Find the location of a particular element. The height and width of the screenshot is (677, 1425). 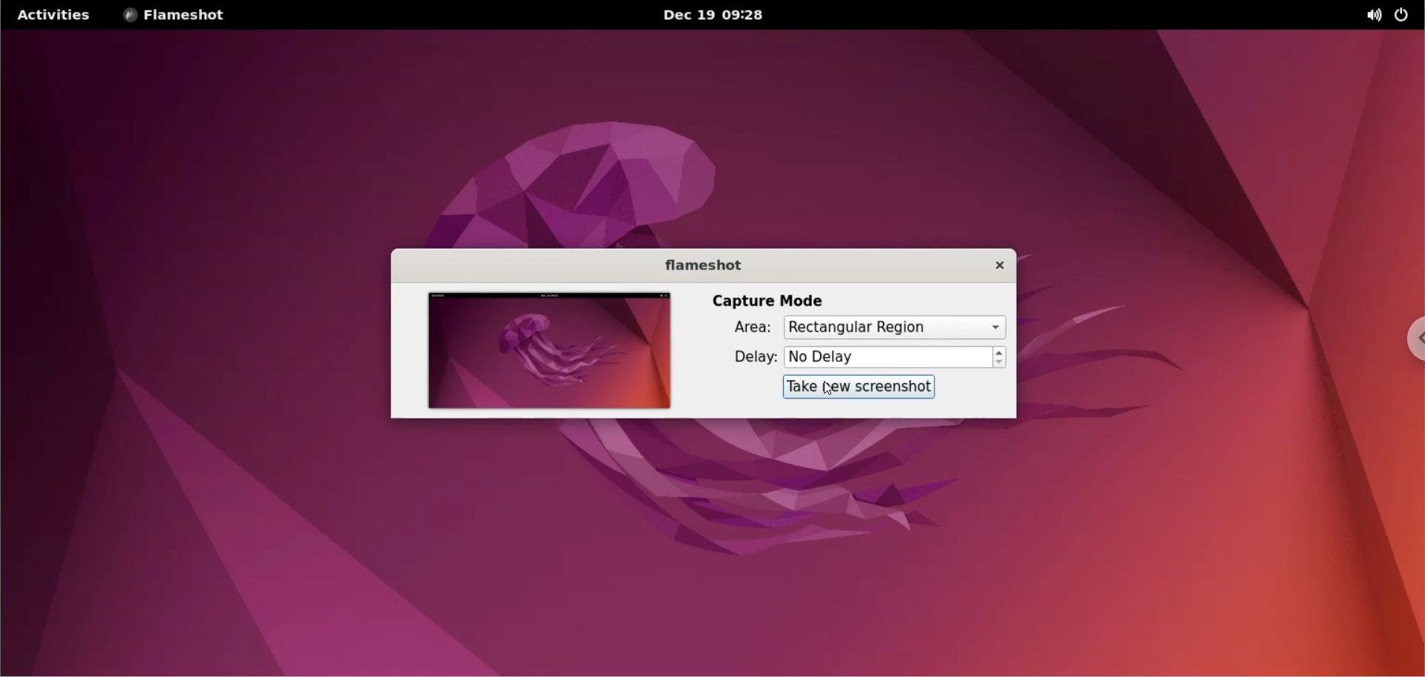

chrome options is located at coordinates (1408, 340).